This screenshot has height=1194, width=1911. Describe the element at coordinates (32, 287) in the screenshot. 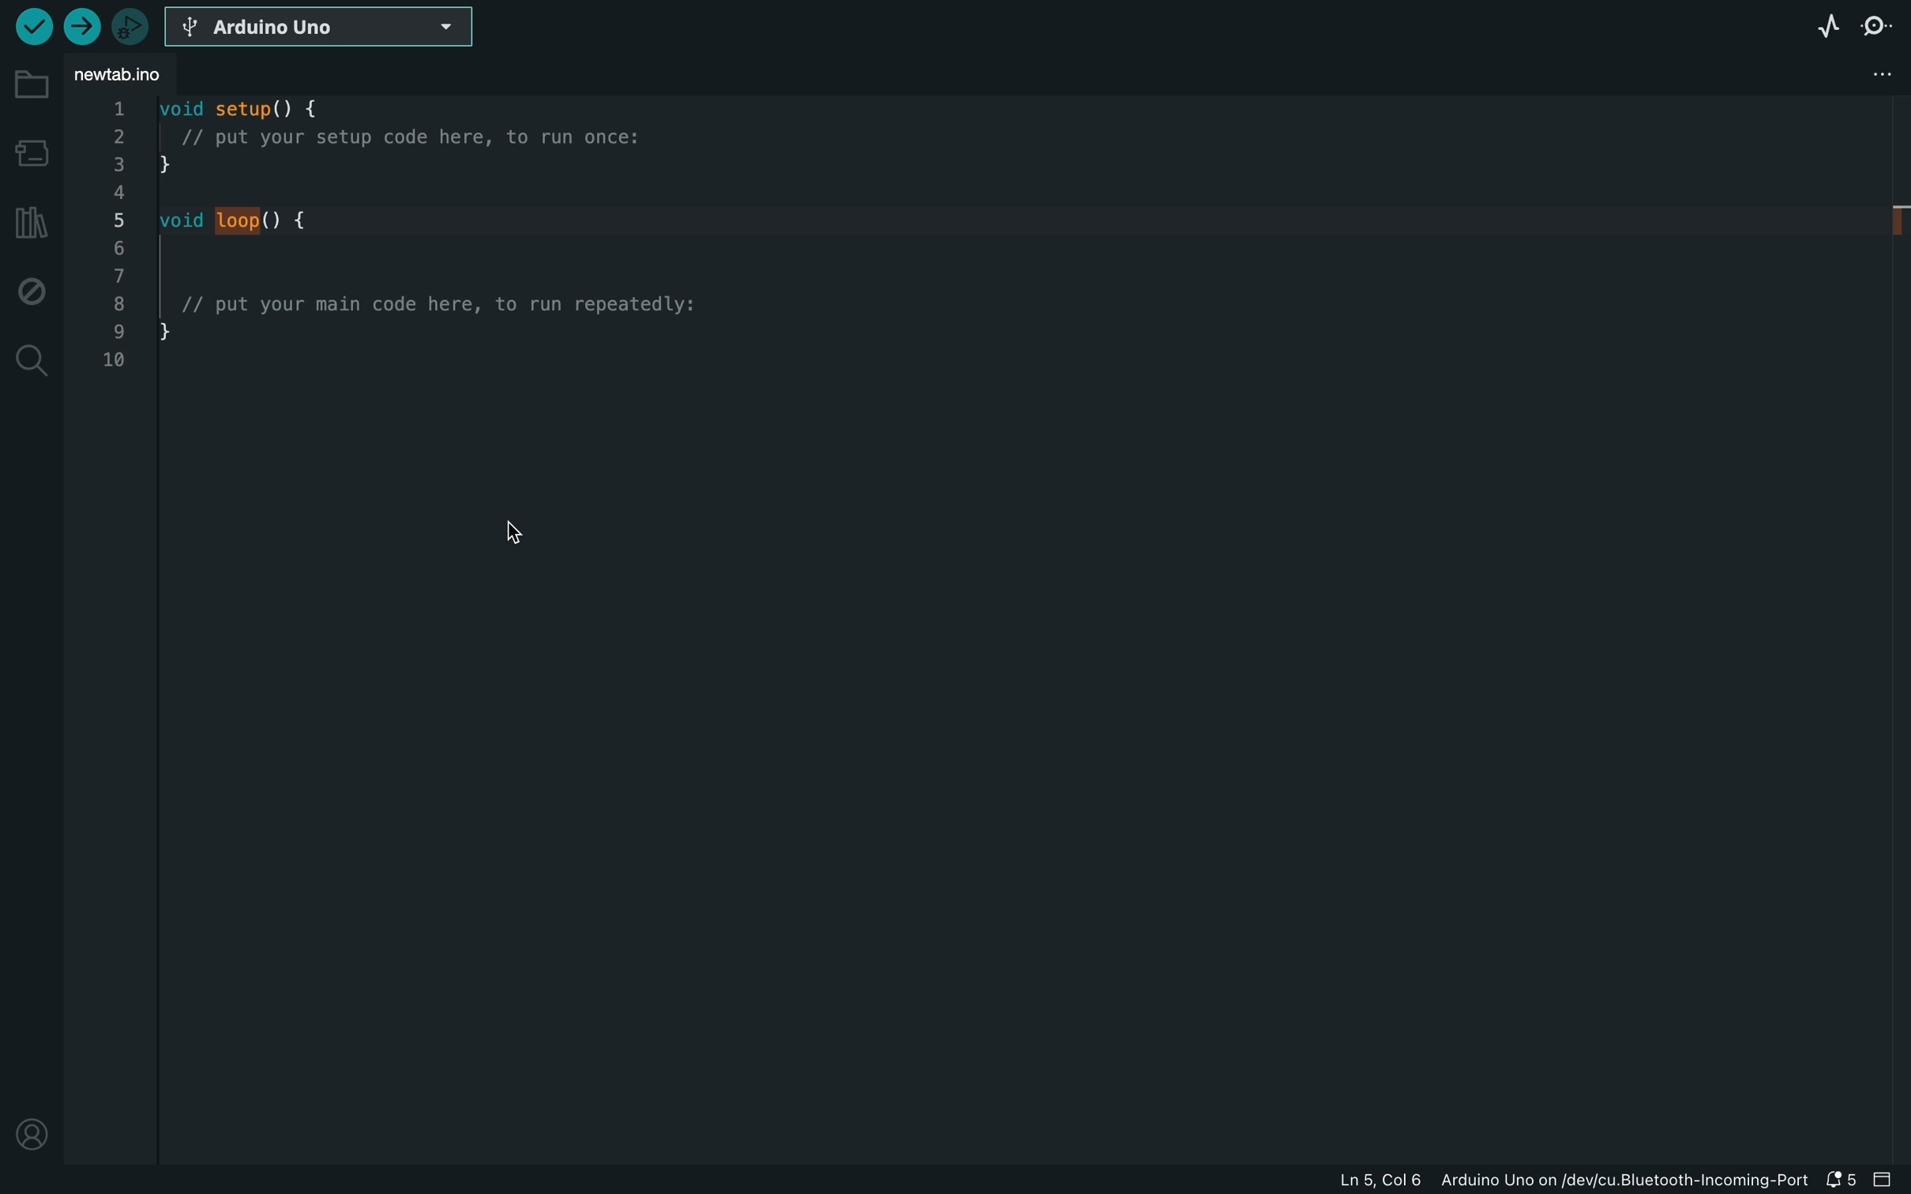

I see `debug` at that location.